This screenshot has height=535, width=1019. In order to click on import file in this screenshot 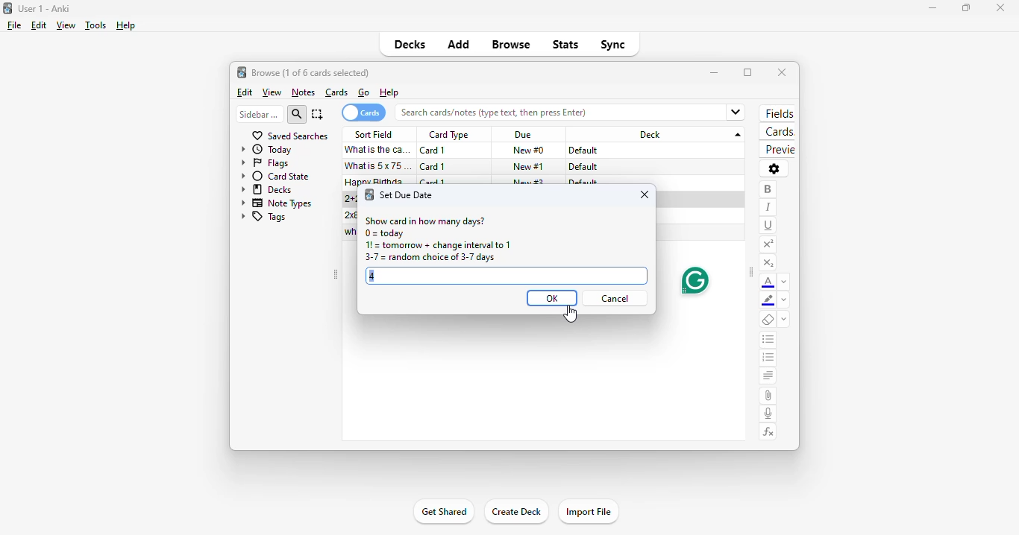, I will do `click(589, 511)`.